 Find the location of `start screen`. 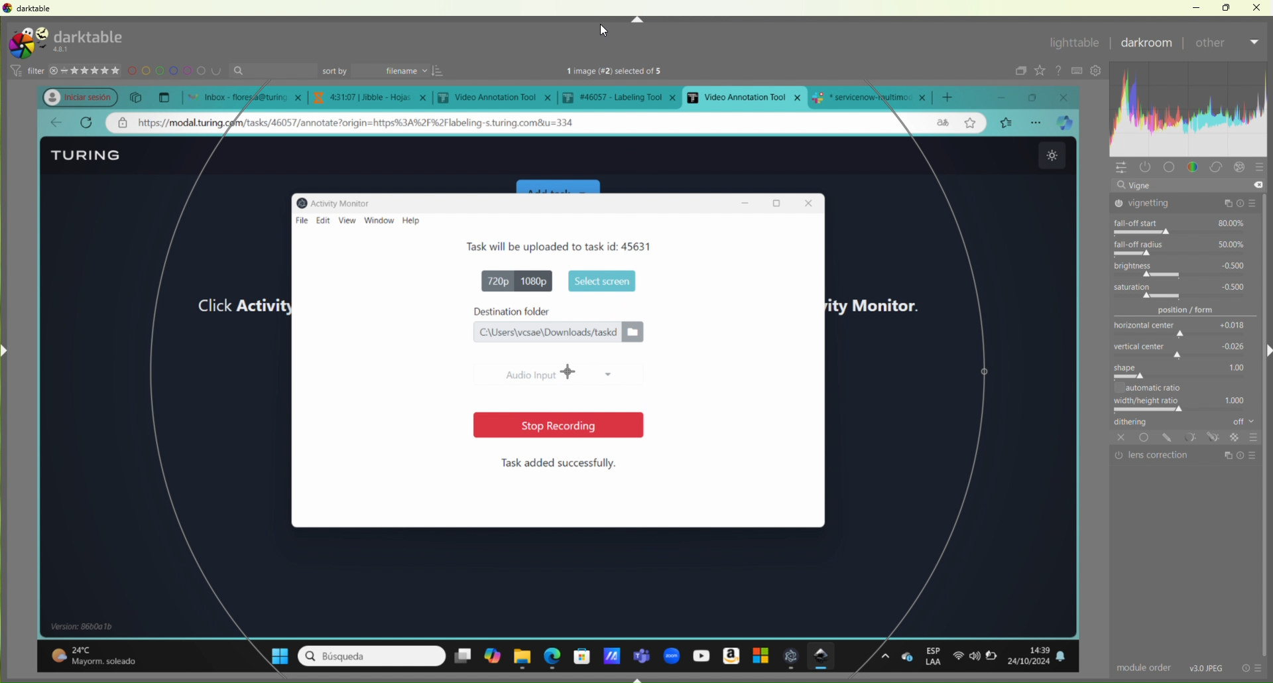

start screen is located at coordinates (599, 280).